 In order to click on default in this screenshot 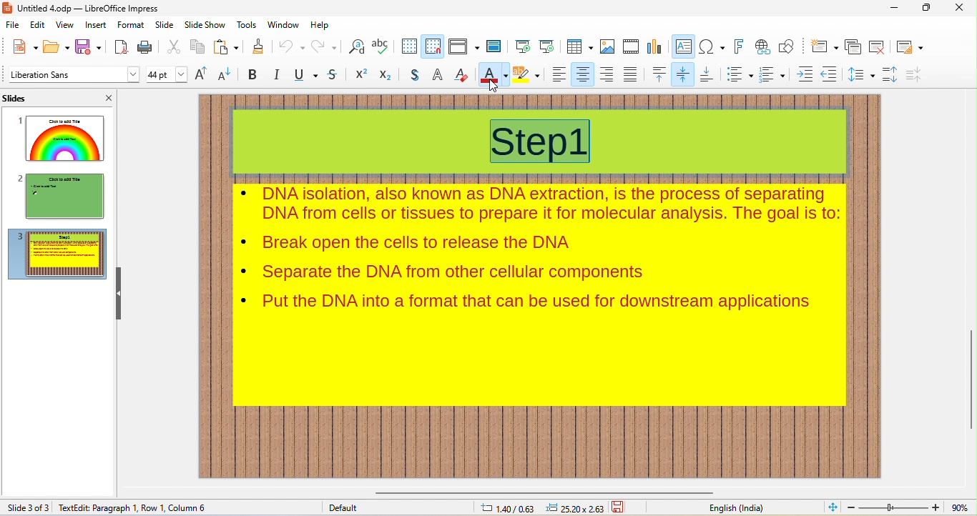, I will do `click(342, 507)`.